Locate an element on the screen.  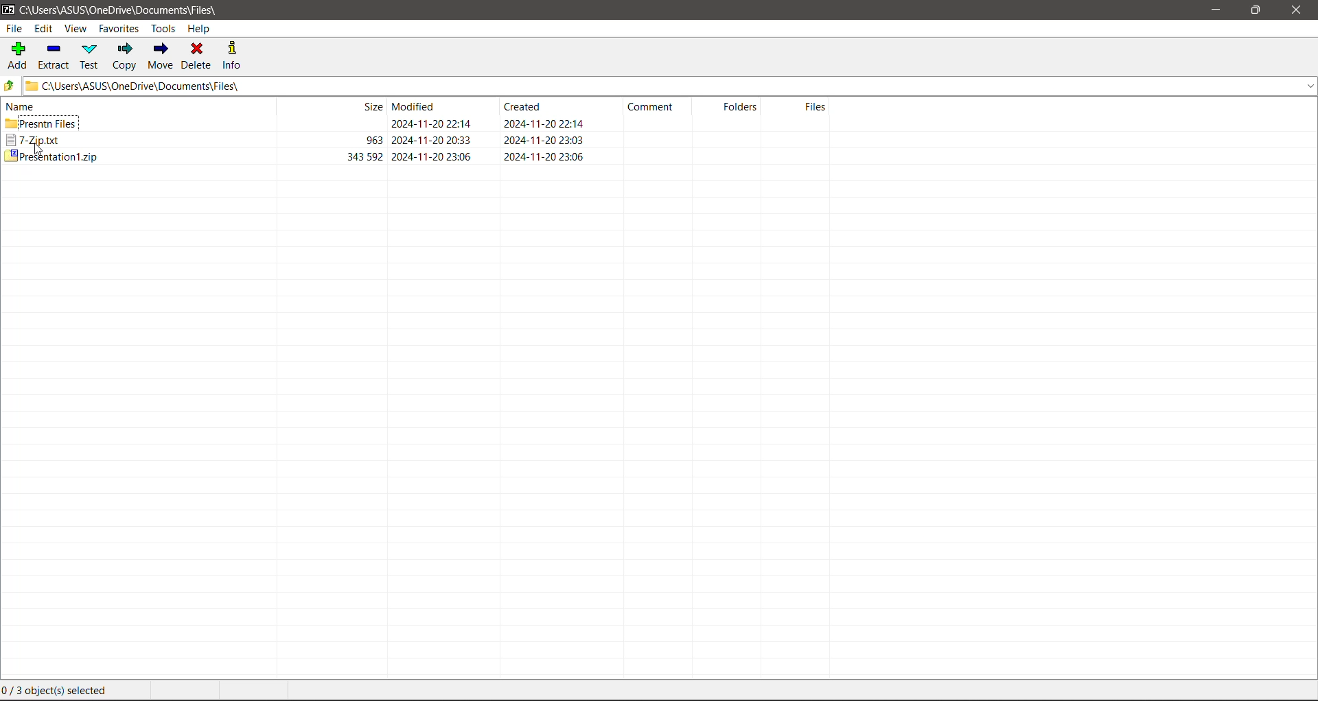
Current Folder Path is located at coordinates (669, 86).